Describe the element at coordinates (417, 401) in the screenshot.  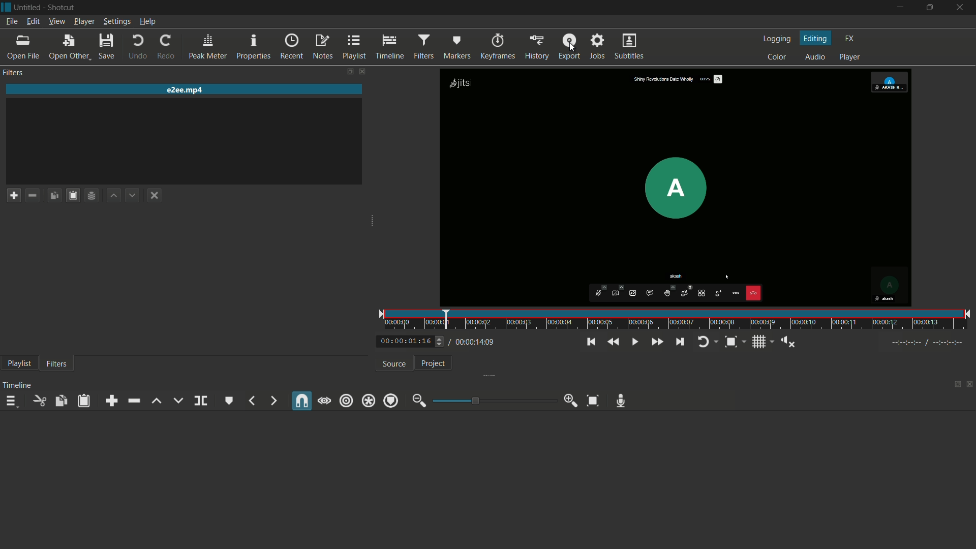
I see `zoom out` at that location.